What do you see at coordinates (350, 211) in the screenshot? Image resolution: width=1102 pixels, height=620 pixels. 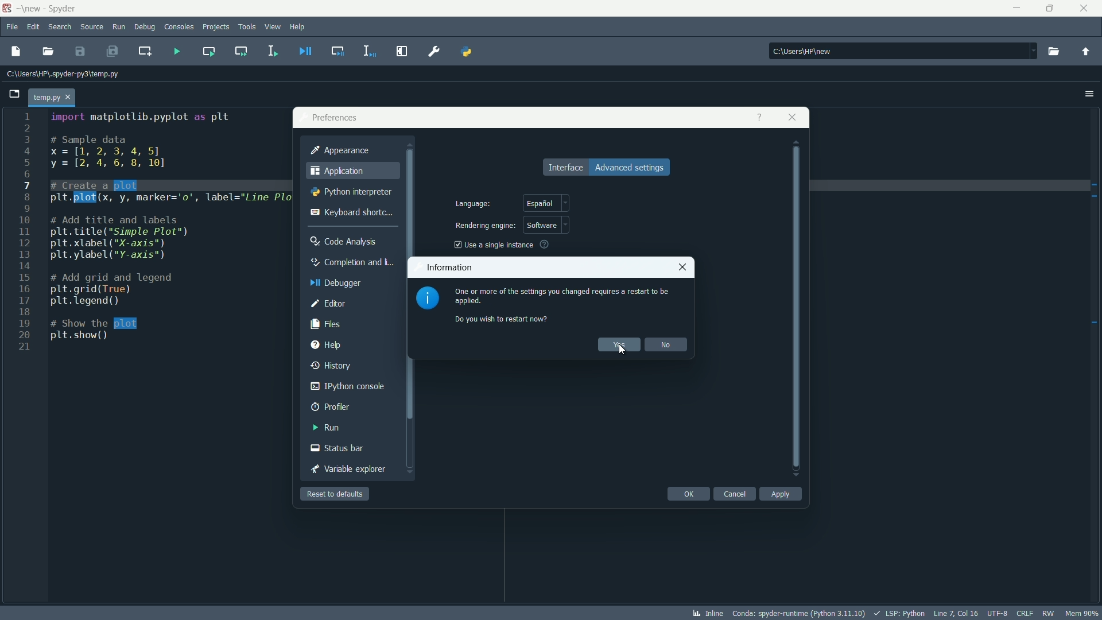 I see `keyboard shortcut` at bounding box center [350, 211].